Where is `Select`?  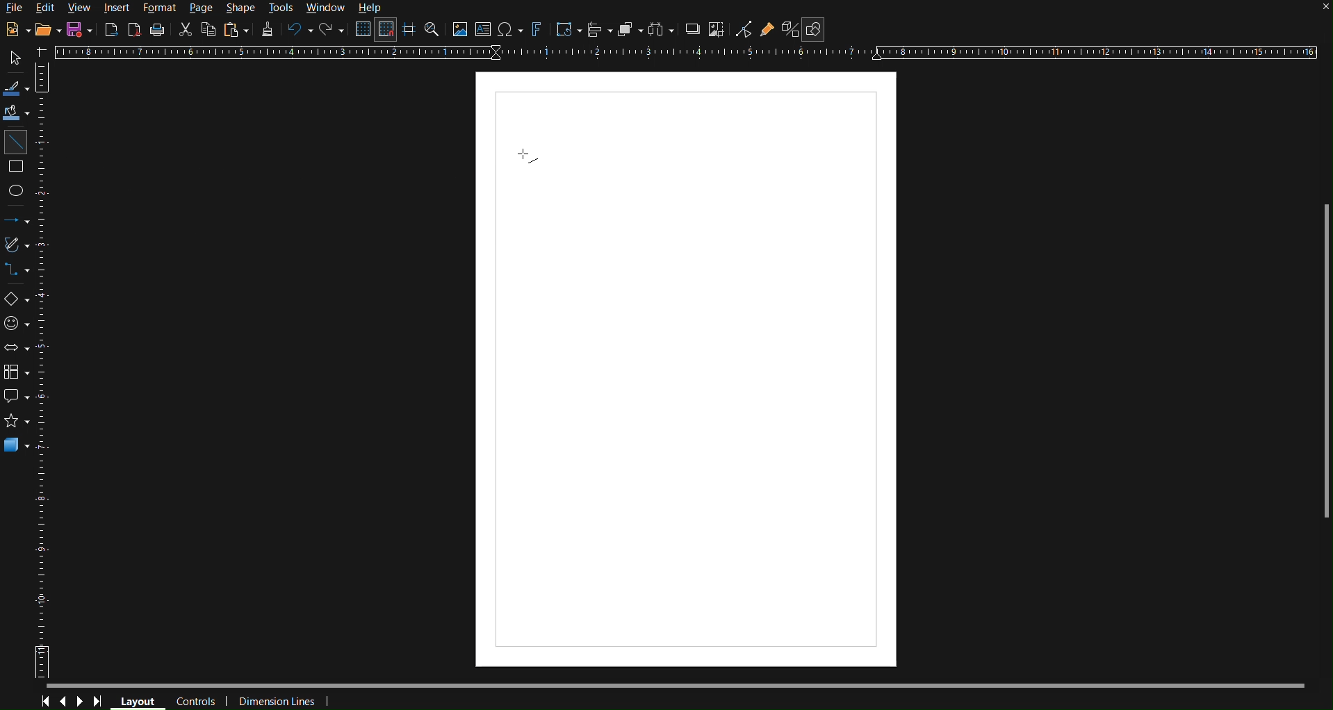
Select is located at coordinates (17, 59).